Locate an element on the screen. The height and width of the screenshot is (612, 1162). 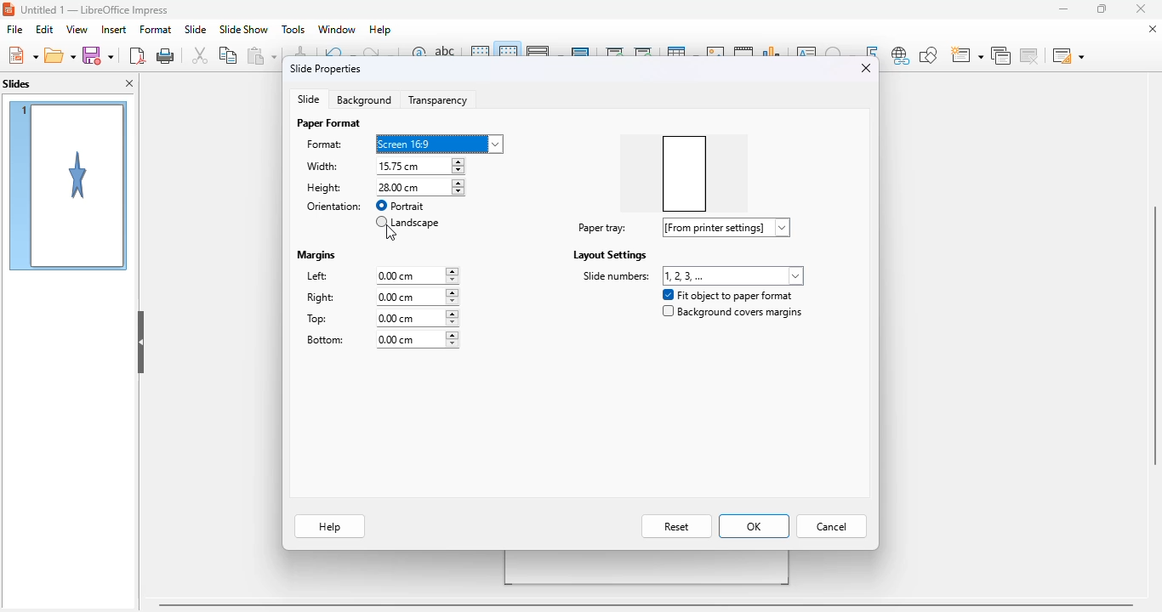
new is located at coordinates (22, 55).